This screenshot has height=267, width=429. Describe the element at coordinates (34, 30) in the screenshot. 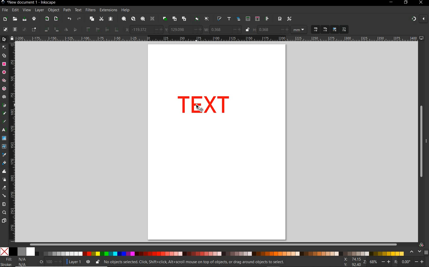

I see `TOGGLE SELECTIONBOX` at that location.